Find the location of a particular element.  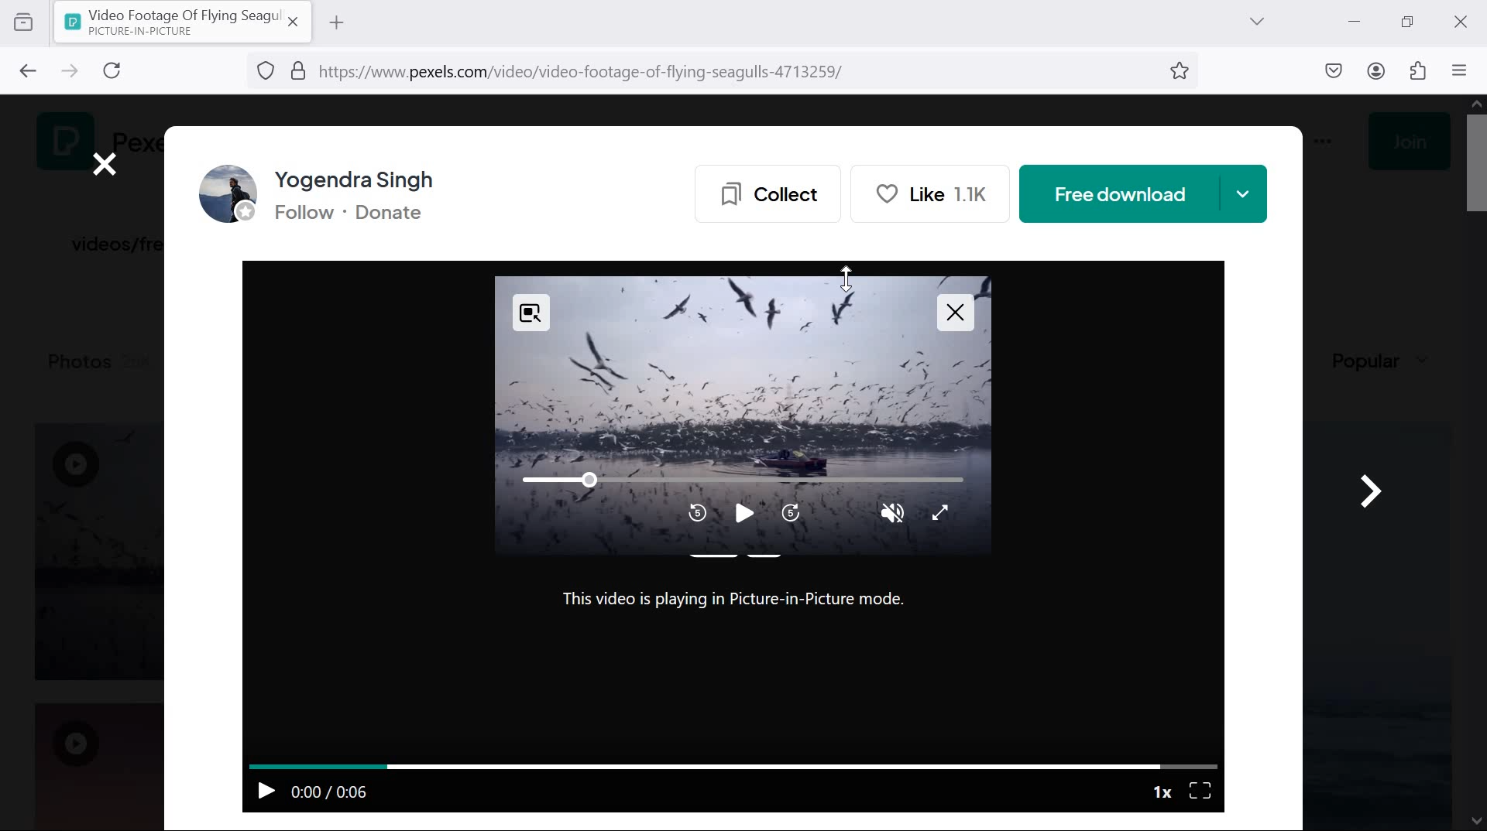

minimize is located at coordinates (1352, 19).